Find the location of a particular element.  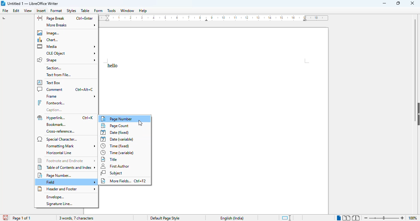

edit is located at coordinates (16, 10).